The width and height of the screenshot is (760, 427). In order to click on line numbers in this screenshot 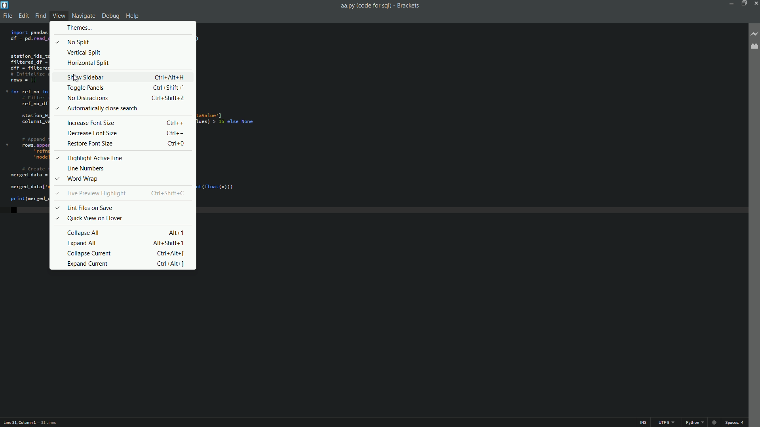, I will do `click(86, 168)`.